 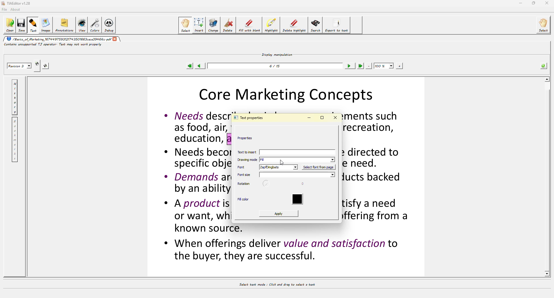 I want to click on zoom out, so click(x=369, y=66).